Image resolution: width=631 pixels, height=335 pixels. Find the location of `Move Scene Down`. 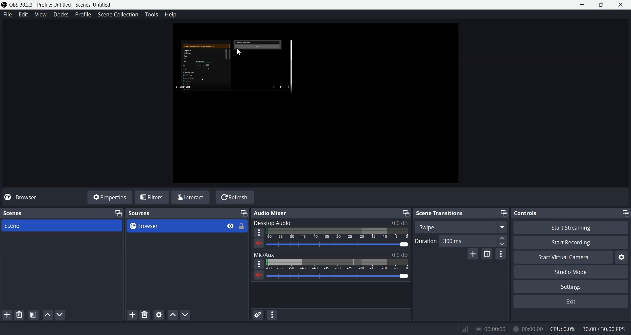

Move Scene Down is located at coordinates (186, 315).